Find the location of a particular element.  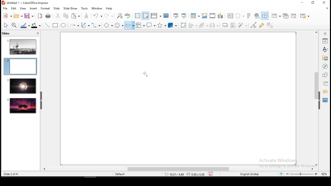

images is located at coordinates (204, 16).